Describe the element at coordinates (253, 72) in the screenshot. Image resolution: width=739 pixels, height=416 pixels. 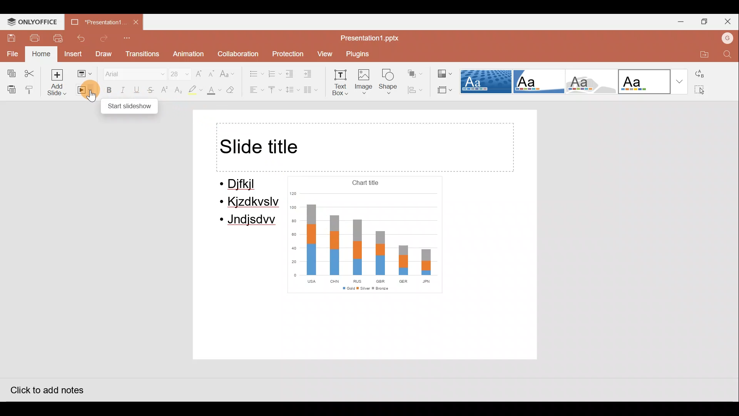
I see `Bullets` at that location.